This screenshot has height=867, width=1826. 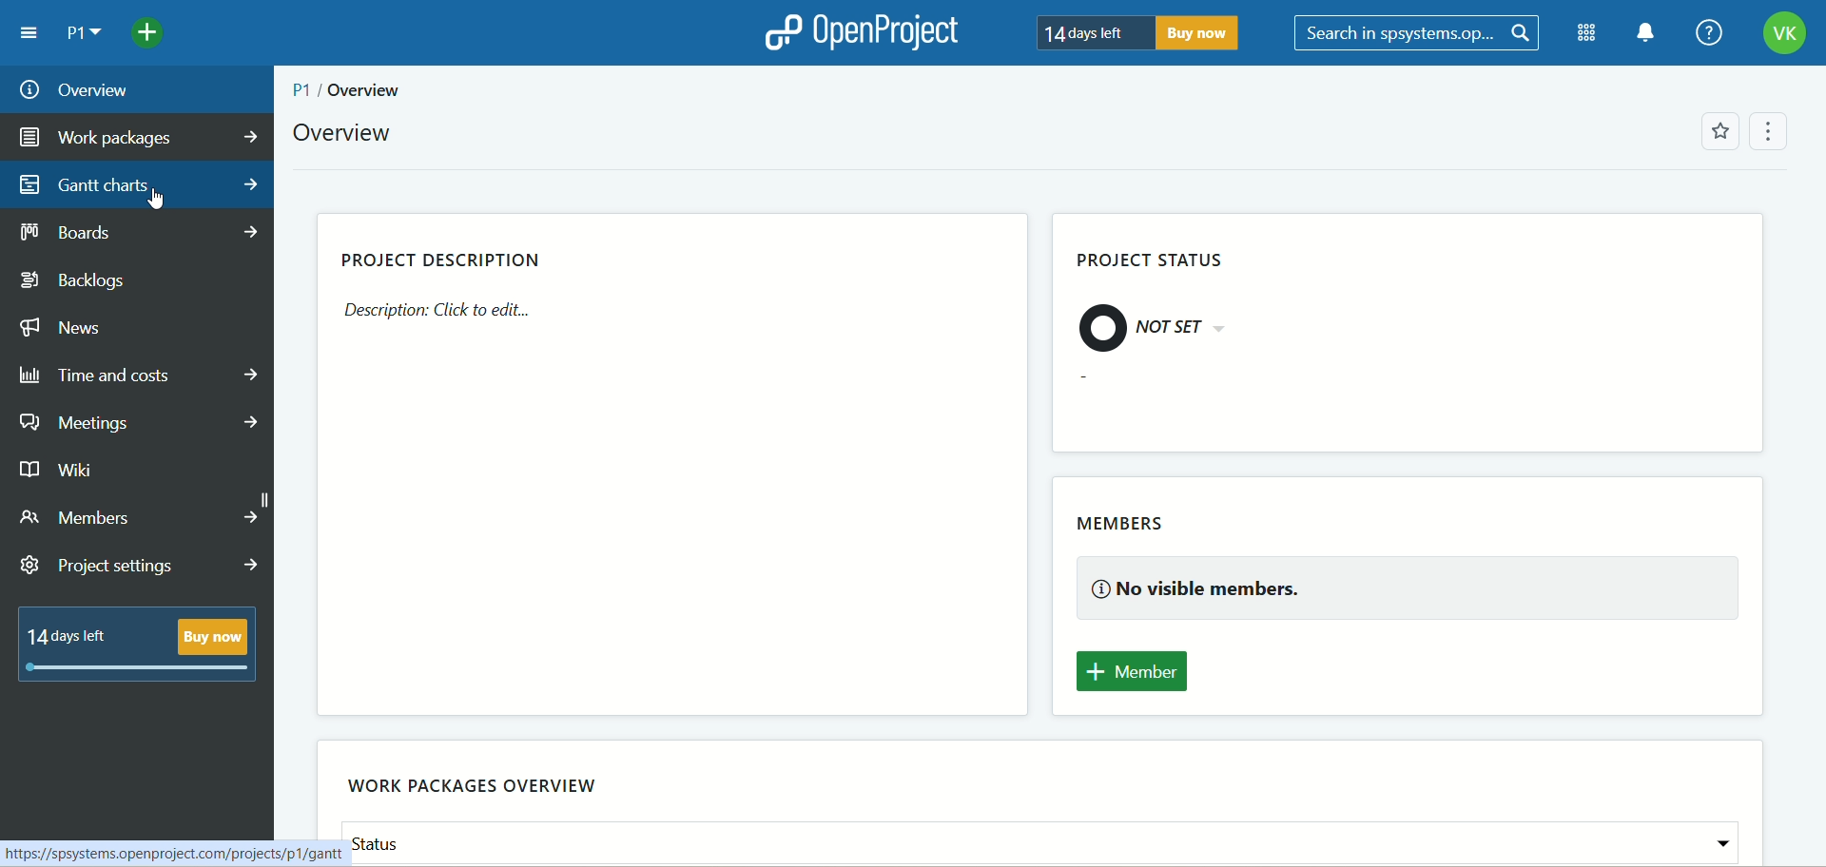 I want to click on notification, so click(x=1644, y=33).